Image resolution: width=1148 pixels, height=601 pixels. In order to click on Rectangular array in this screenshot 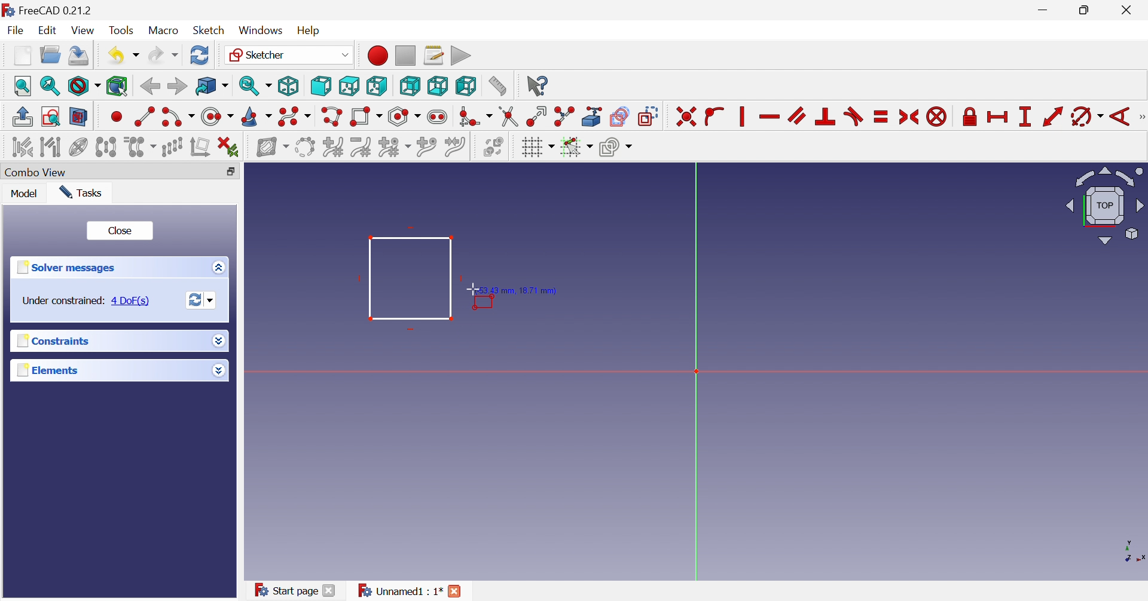, I will do `click(172, 147)`.